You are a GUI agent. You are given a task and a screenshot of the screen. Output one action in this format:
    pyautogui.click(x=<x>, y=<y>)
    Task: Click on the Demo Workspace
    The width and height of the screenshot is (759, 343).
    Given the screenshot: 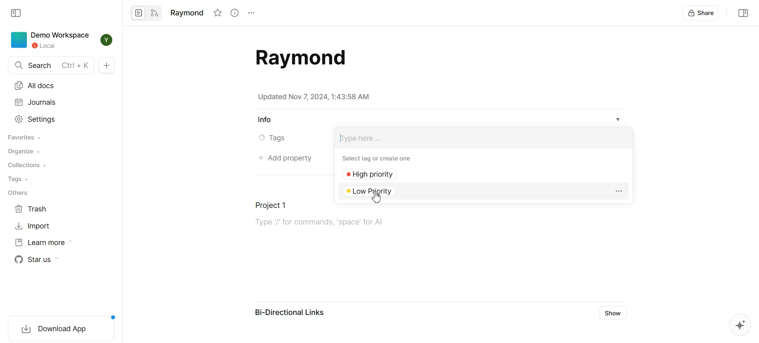 What is the action you would take?
    pyautogui.click(x=51, y=40)
    